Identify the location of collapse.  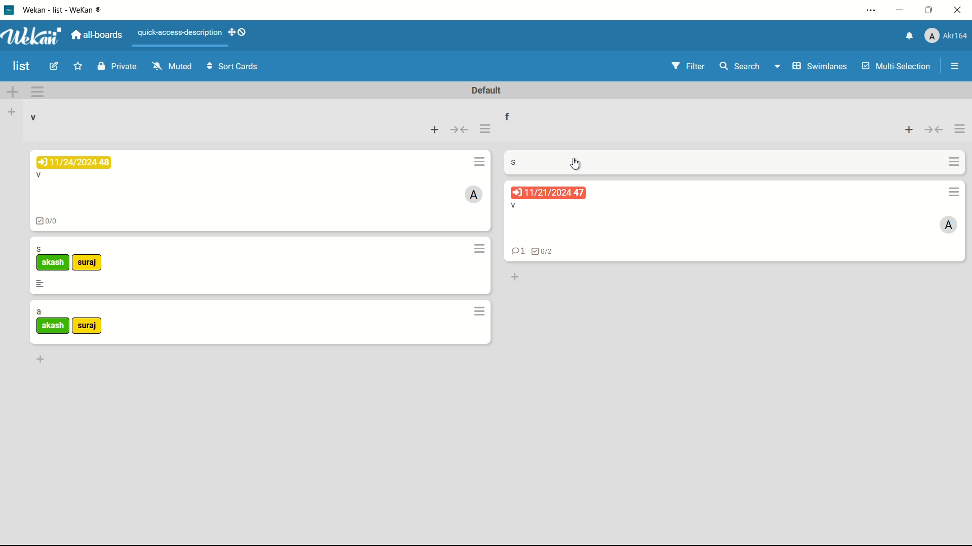
(461, 130).